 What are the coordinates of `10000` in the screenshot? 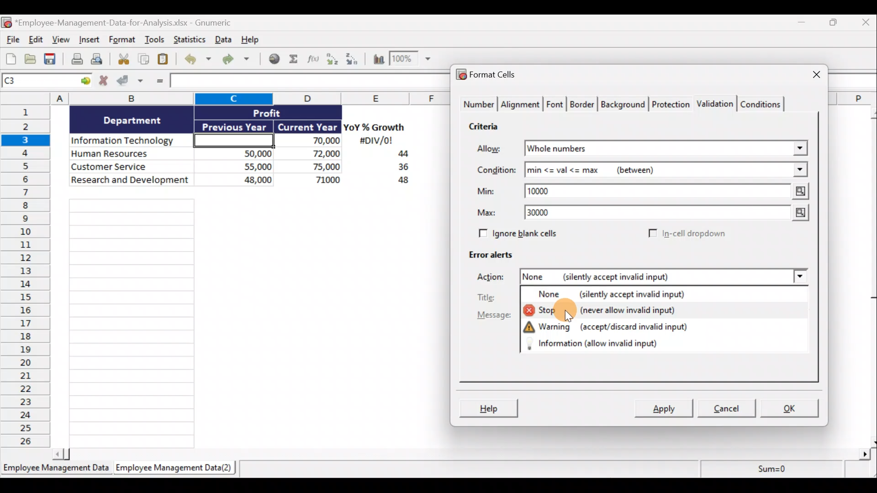 It's located at (545, 190).